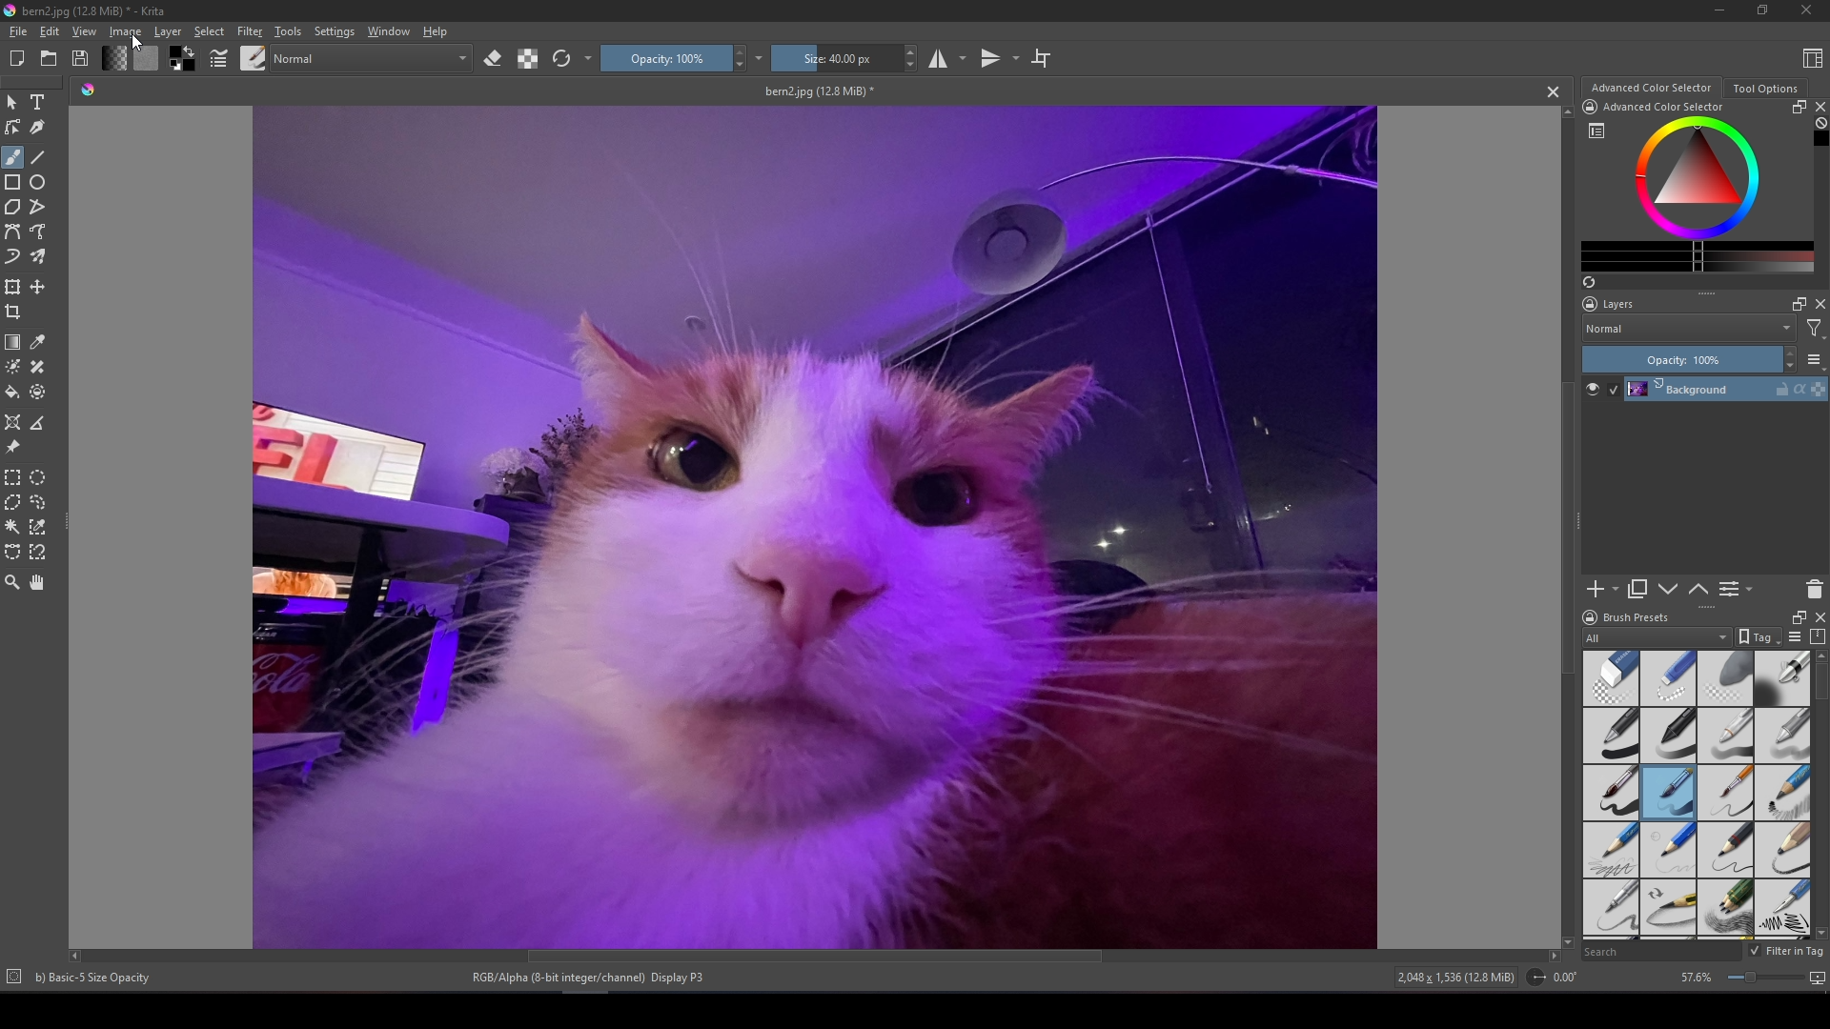 Image resolution: width=1830 pixels, height=1029 pixels. What do you see at coordinates (1814, 329) in the screenshot?
I see `Filters` at bounding box center [1814, 329].